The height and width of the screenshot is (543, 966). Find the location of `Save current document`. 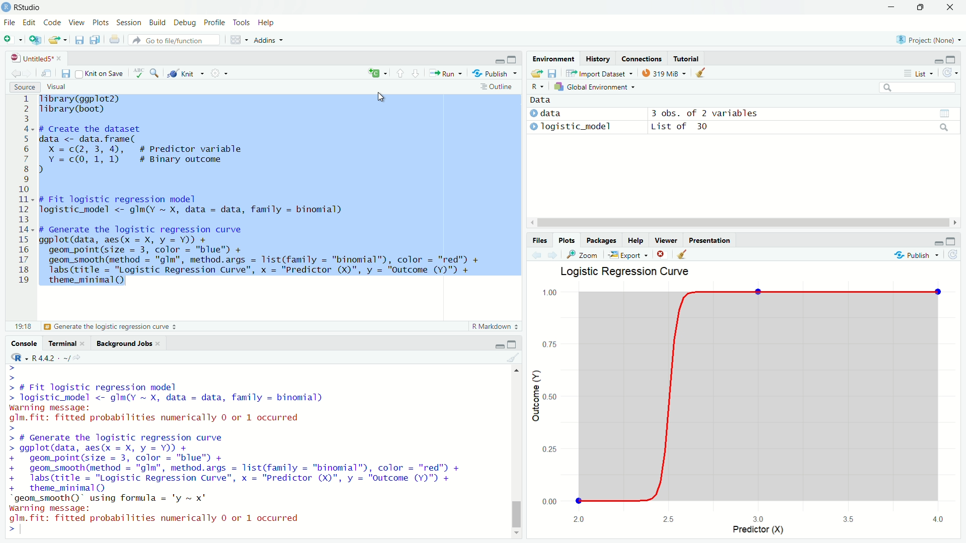

Save current document is located at coordinates (79, 39).